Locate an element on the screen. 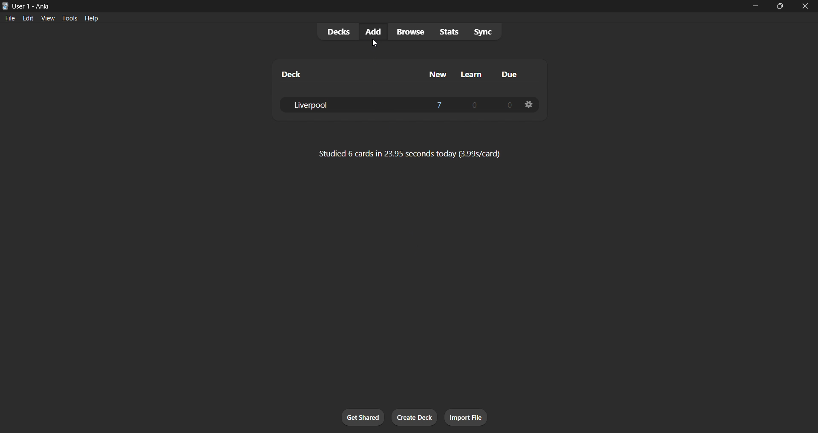 The width and height of the screenshot is (818, 433). create deck is located at coordinates (415, 418).